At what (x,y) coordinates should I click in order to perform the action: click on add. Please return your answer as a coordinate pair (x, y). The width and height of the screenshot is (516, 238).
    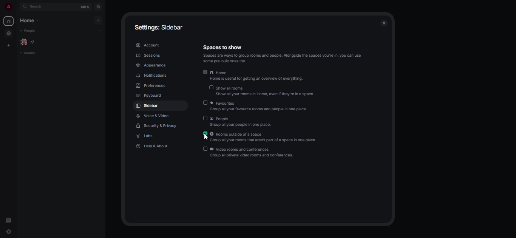
    Looking at the image, I should click on (97, 20).